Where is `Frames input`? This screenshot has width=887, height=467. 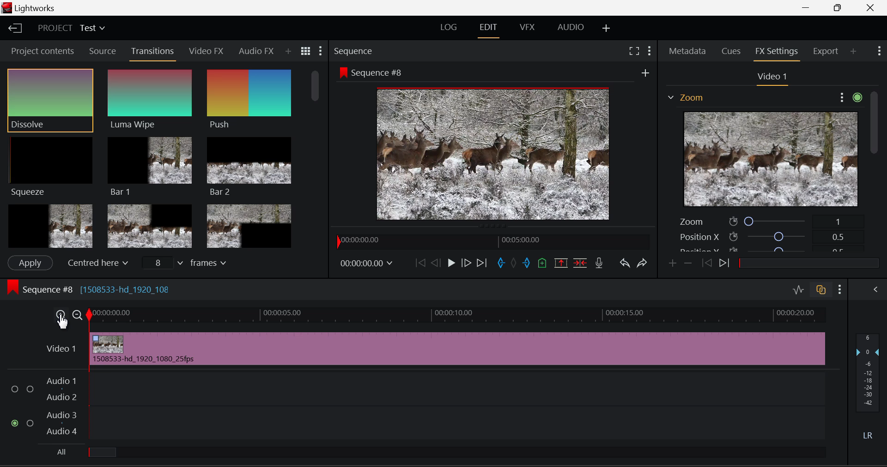
Frames input is located at coordinates (186, 262).